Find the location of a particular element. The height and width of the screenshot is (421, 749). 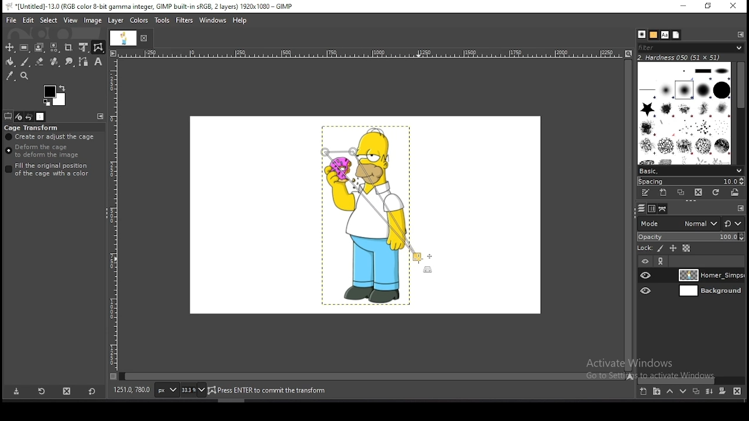

layer visibility on/off is located at coordinates (647, 291).